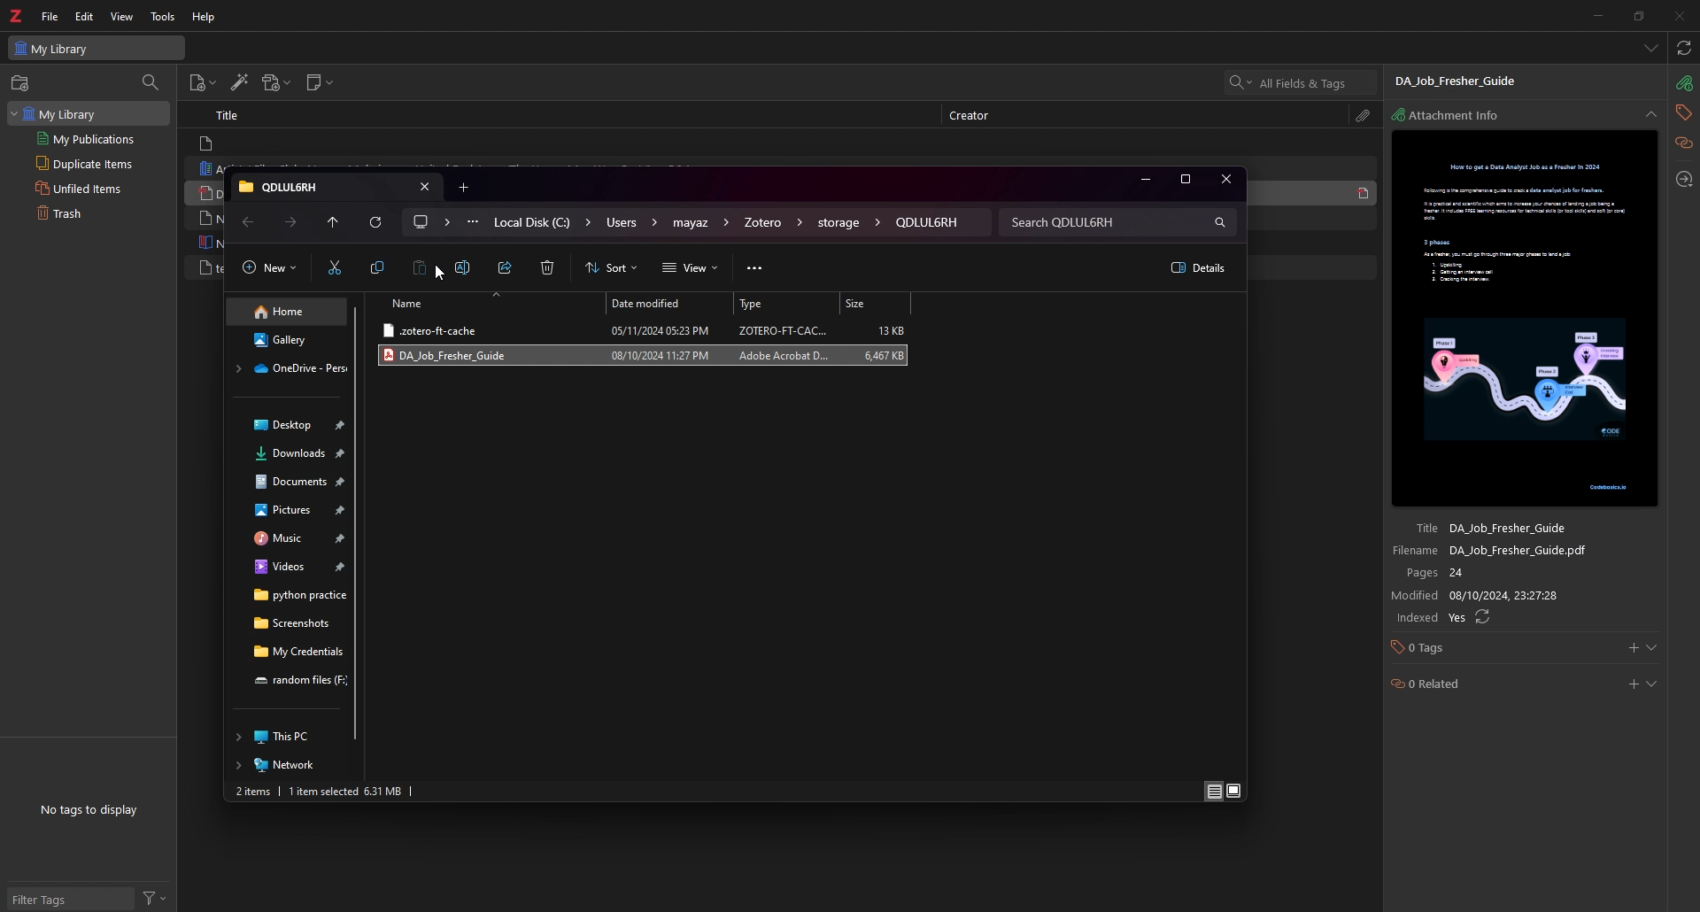 The image size is (1700, 912). What do you see at coordinates (421, 270) in the screenshot?
I see `paste` at bounding box center [421, 270].